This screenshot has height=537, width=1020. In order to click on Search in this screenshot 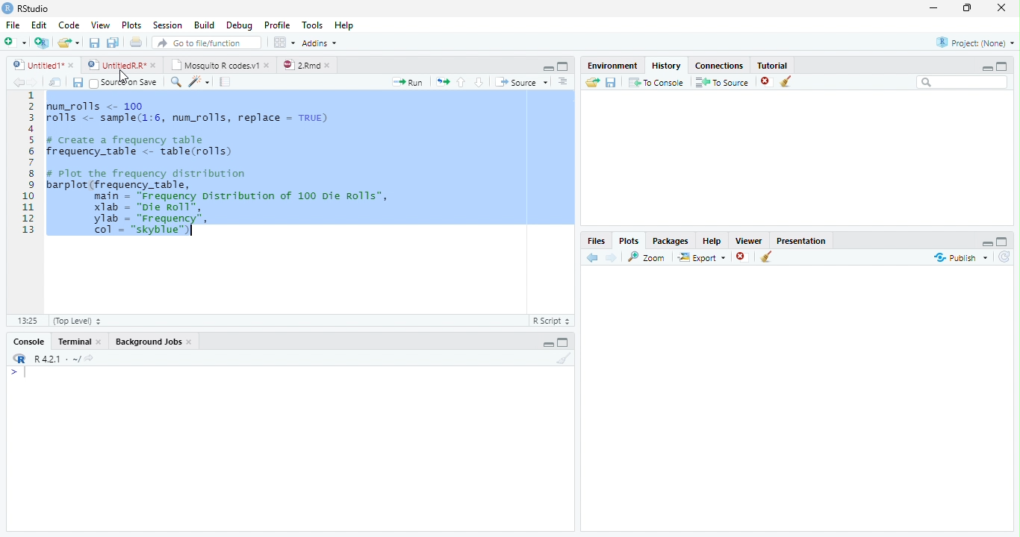, I will do `click(961, 82)`.